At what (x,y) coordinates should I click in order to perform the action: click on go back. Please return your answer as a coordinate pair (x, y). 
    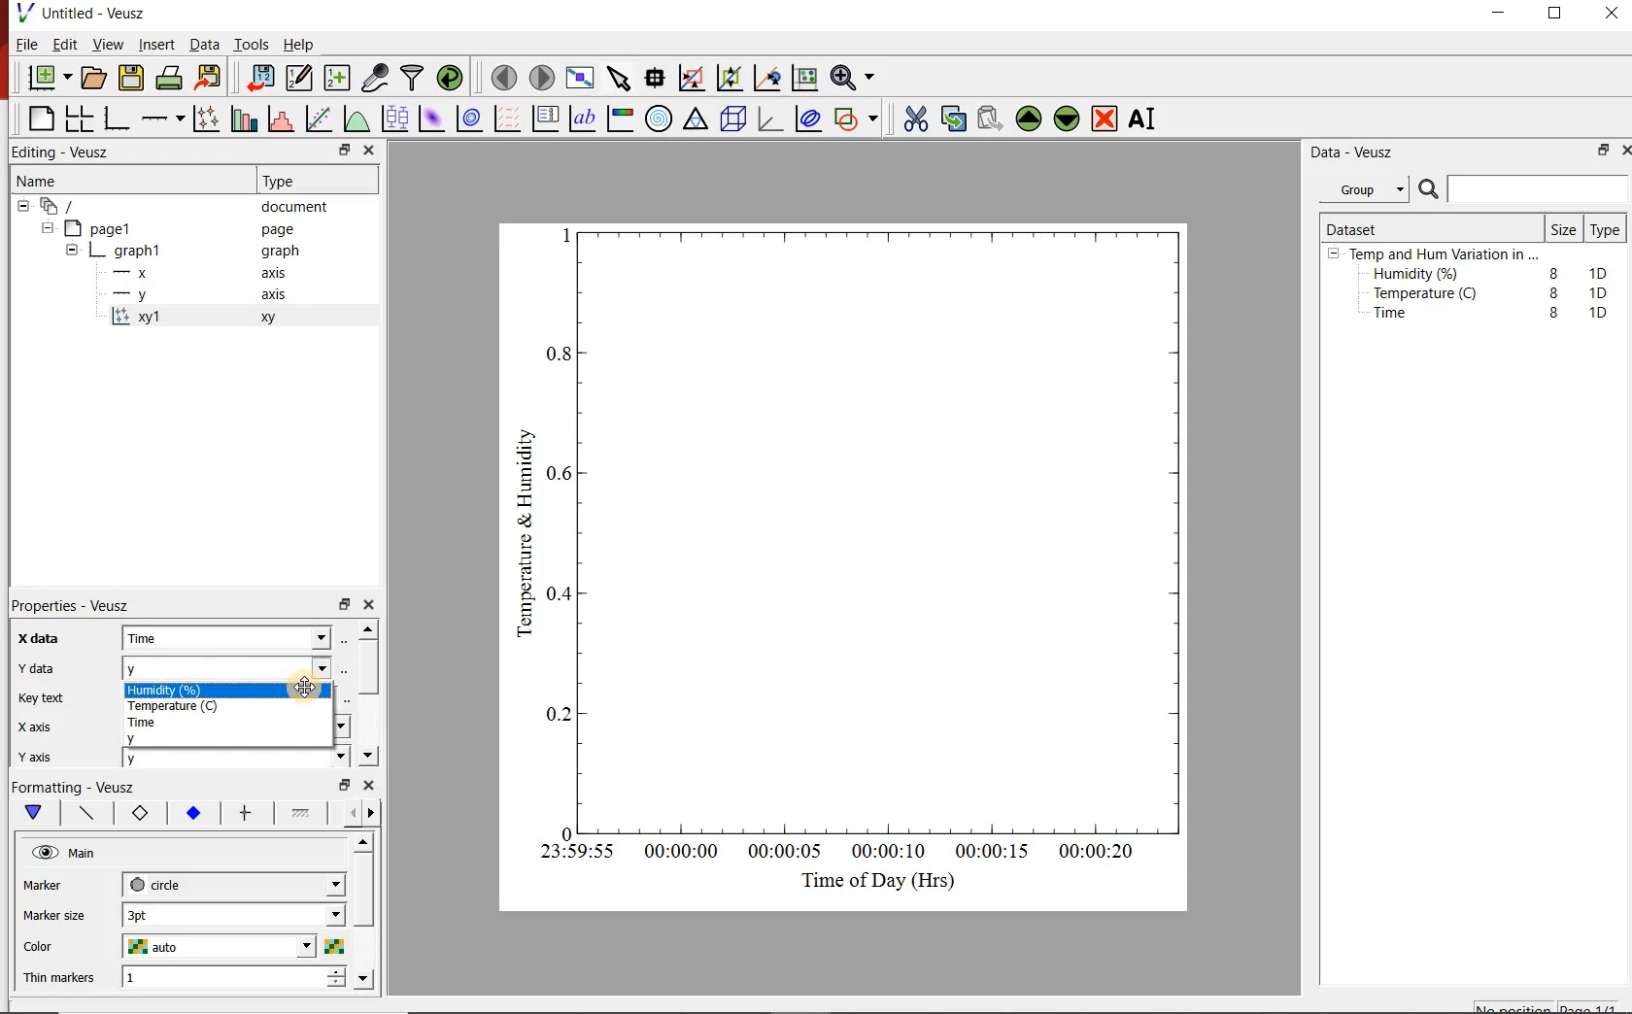
    Looking at the image, I should click on (346, 811).